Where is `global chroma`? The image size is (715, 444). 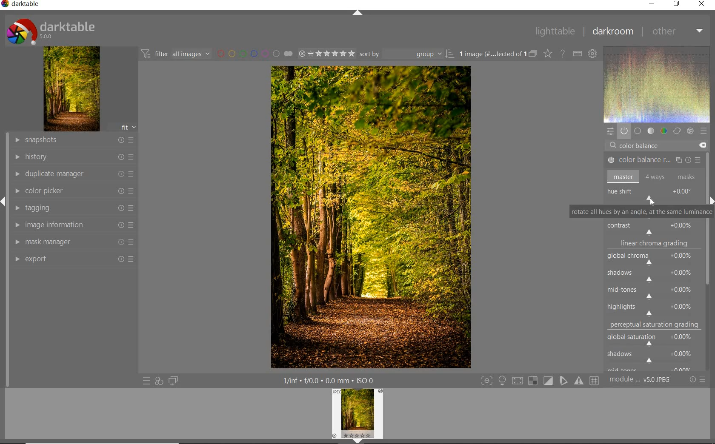 global chroma is located at coordinates (655, 260).